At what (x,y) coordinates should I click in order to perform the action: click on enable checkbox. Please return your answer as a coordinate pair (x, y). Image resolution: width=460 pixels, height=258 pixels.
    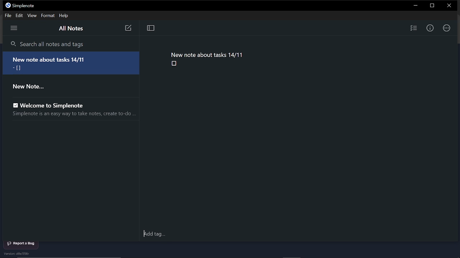
    Looking at the image, I should click on (13, 104).